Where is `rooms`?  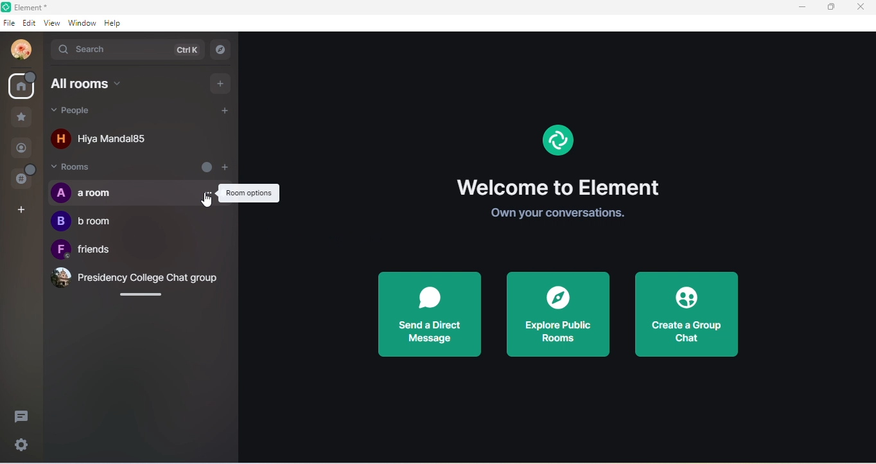
rooms is located at coordinates (23, 87).